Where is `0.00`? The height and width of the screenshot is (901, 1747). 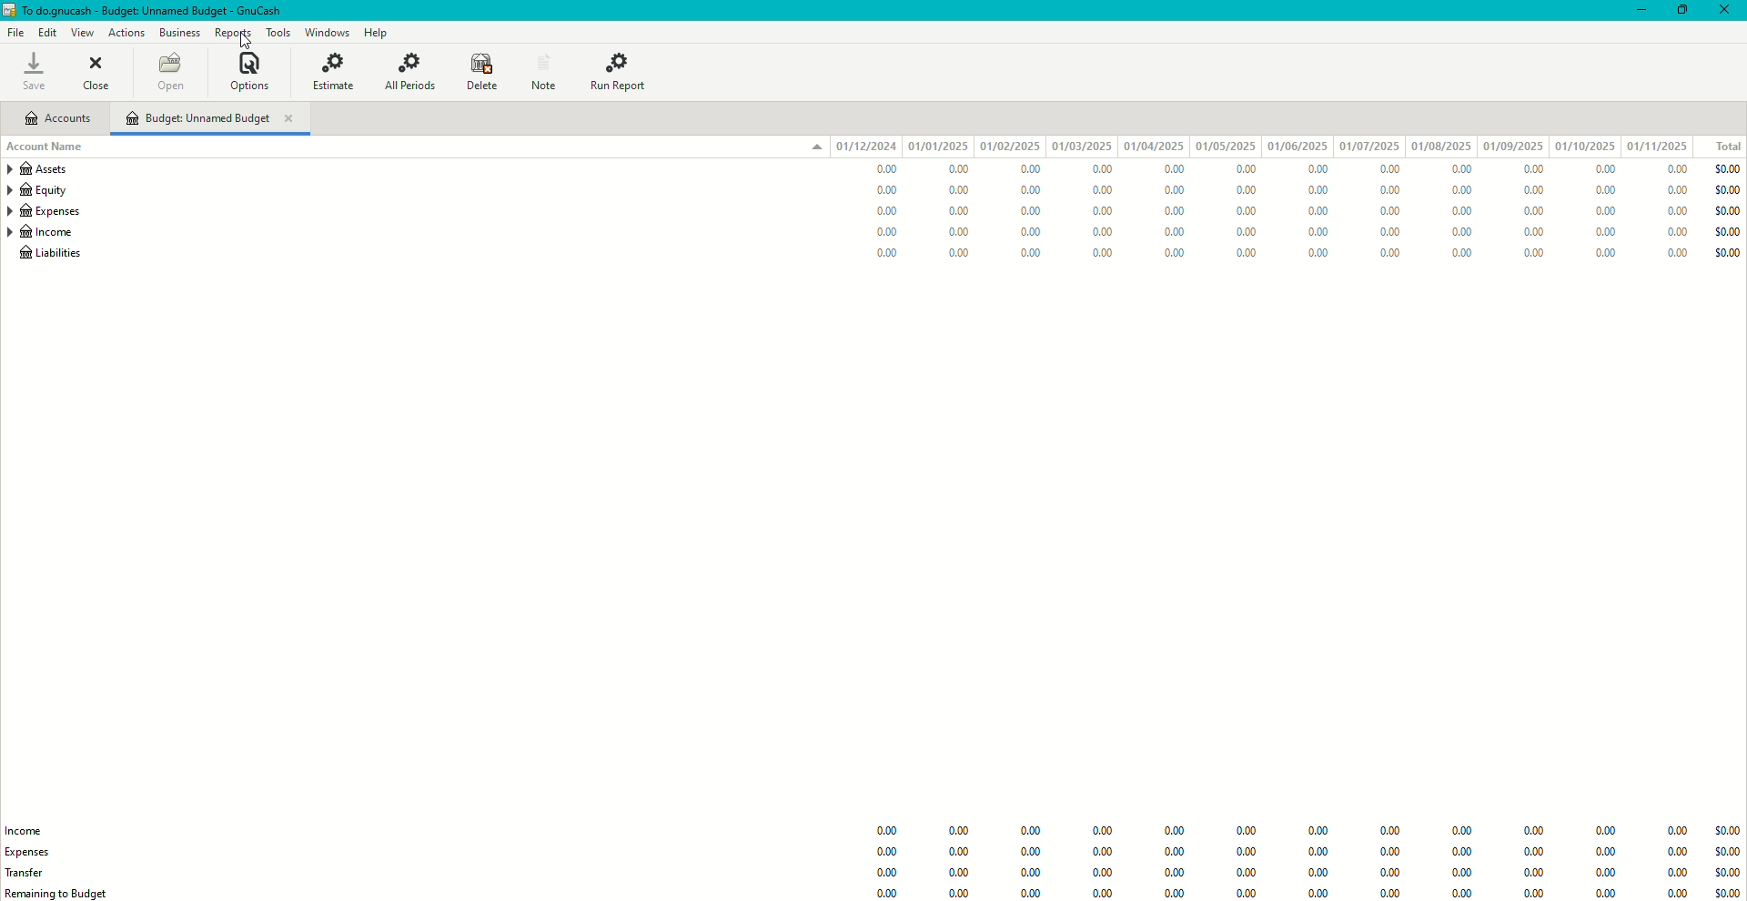 0.00 is located at coordinates (1247, 171).